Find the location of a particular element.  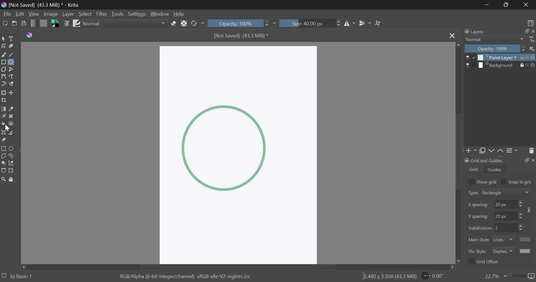

Choose Workspace is located at coordinates (530, 23).